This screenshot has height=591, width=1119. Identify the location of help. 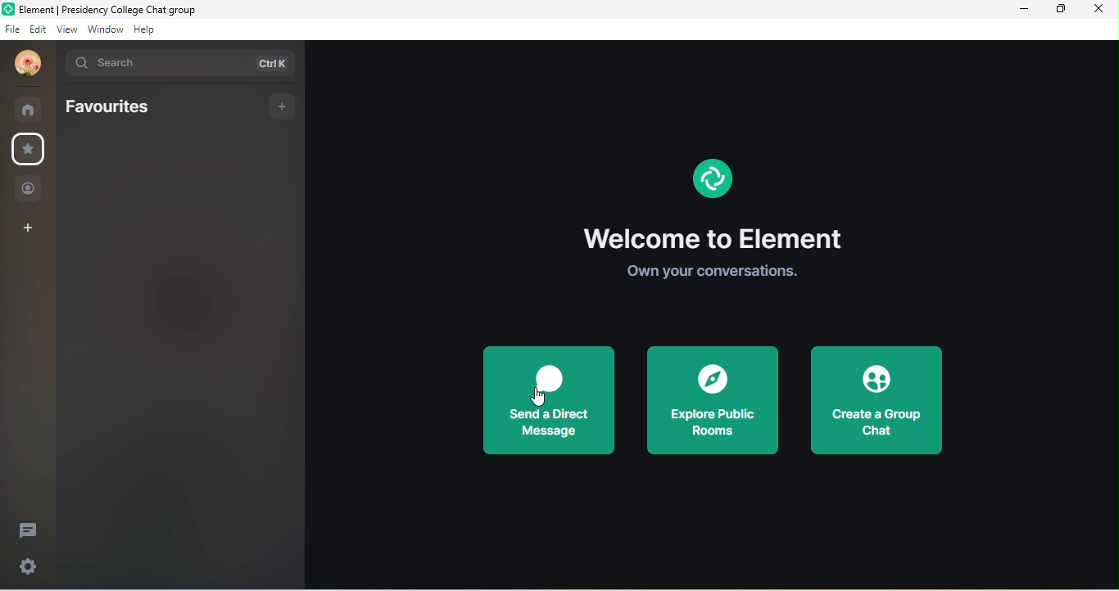
(150, 29).